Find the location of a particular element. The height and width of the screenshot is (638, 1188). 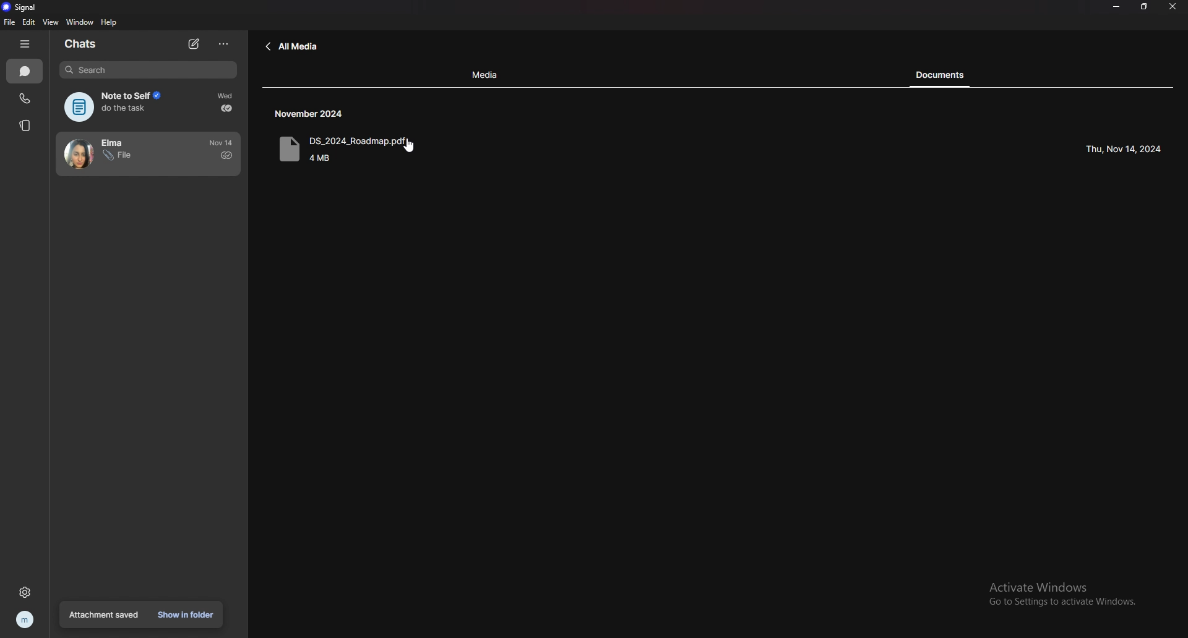

close is located at coordinates (1174, 6).